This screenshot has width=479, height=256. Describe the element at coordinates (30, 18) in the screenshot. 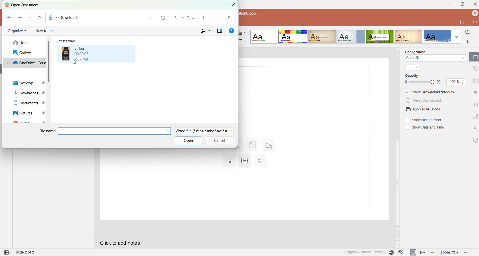

I see `Recent locations` at that location.